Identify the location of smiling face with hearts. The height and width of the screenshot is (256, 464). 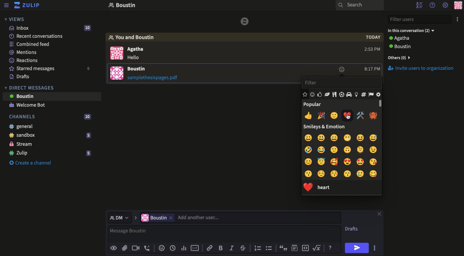
(335, 162).